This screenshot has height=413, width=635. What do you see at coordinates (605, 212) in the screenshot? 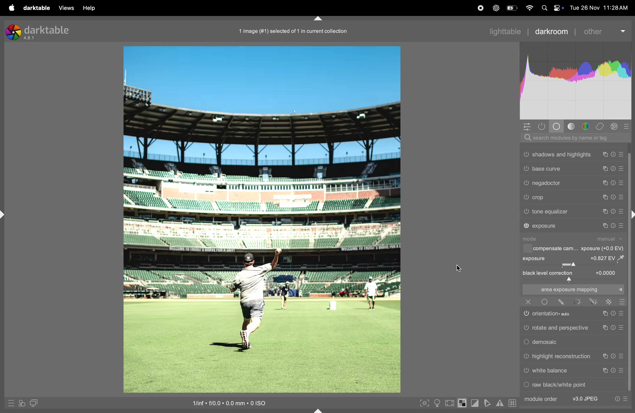
I see `copy` at bounding box center [605, 212].